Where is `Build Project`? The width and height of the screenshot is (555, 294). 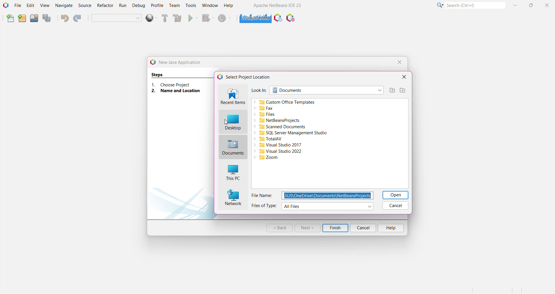 Build Project is located at coordinates (164, 19).